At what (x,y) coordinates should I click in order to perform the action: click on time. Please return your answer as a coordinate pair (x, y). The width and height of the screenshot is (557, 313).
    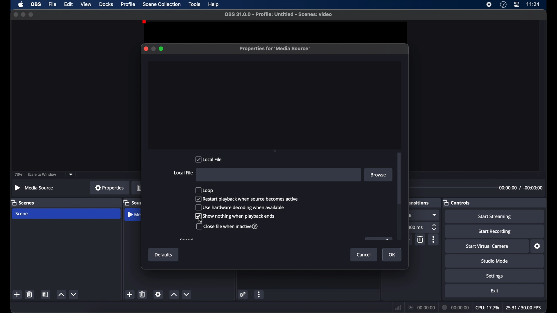
    Looking at the image, I should click on (533, 4).